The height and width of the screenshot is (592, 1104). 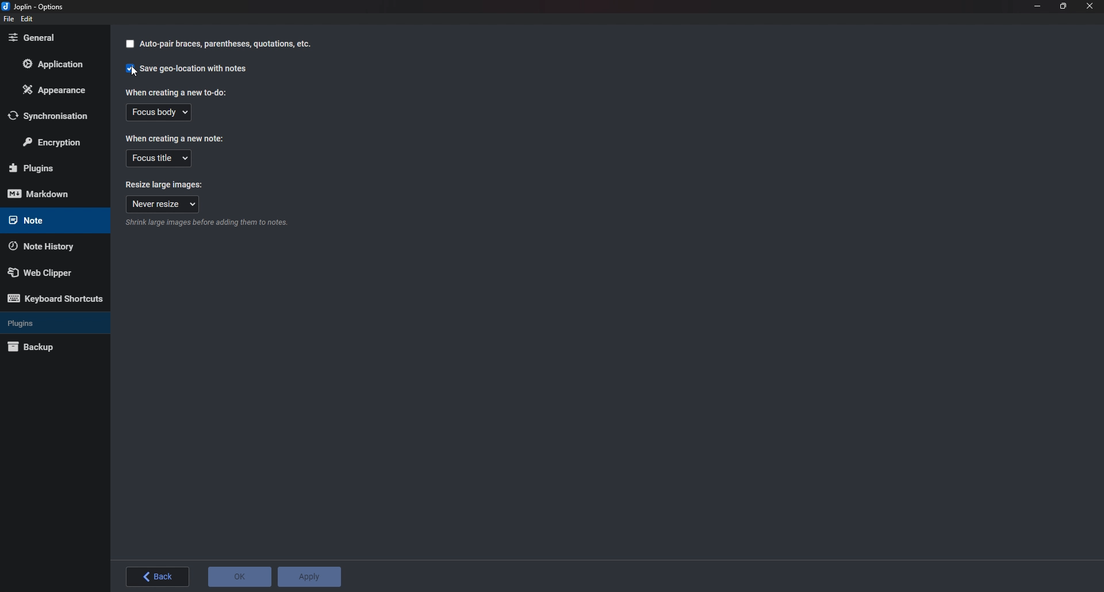 What do you see at coordinates (39, 7) in the screenshot?
I see `Joplin` at bounding box center [39, 7].